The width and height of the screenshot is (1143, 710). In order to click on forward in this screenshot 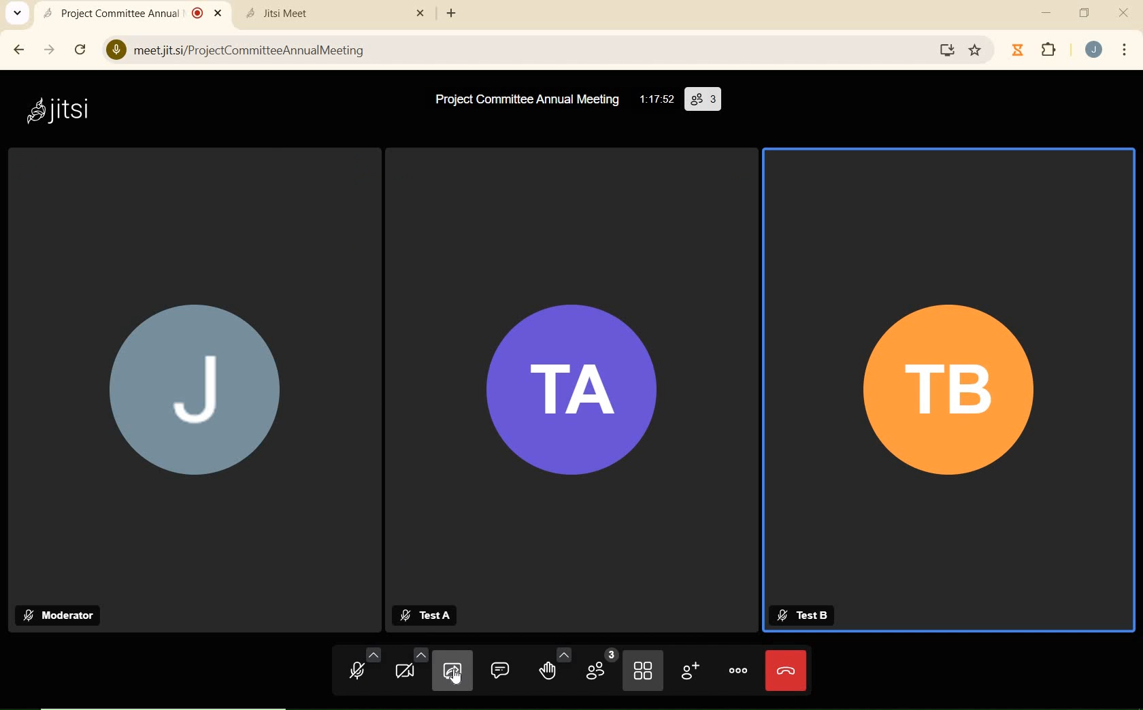, I will do `click(50, 50)`.